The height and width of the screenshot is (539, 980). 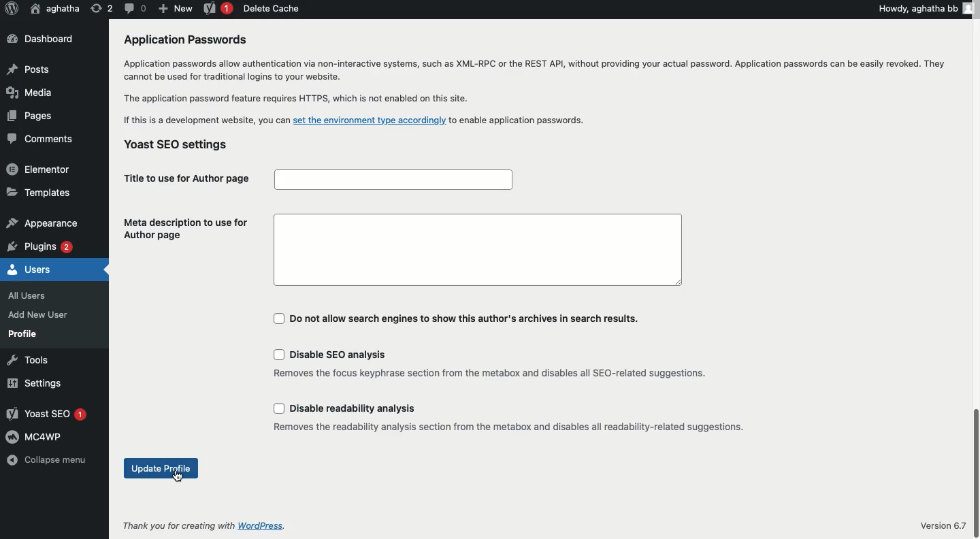 What do you see at coordinates (178, 480) in the screenshot?
I see `Cursor` at bounding box center [178, 480].